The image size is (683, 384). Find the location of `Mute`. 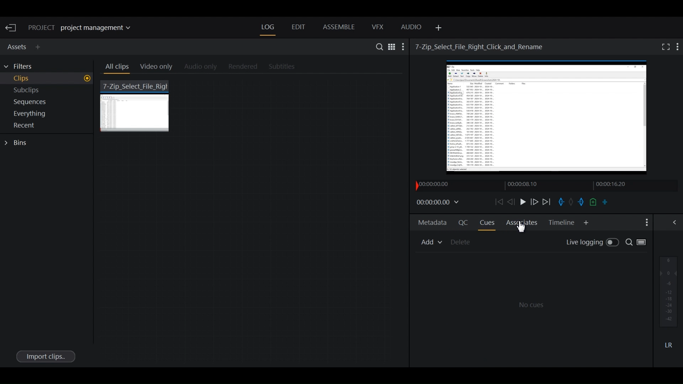

Mute is located at coordinates (668, 345).